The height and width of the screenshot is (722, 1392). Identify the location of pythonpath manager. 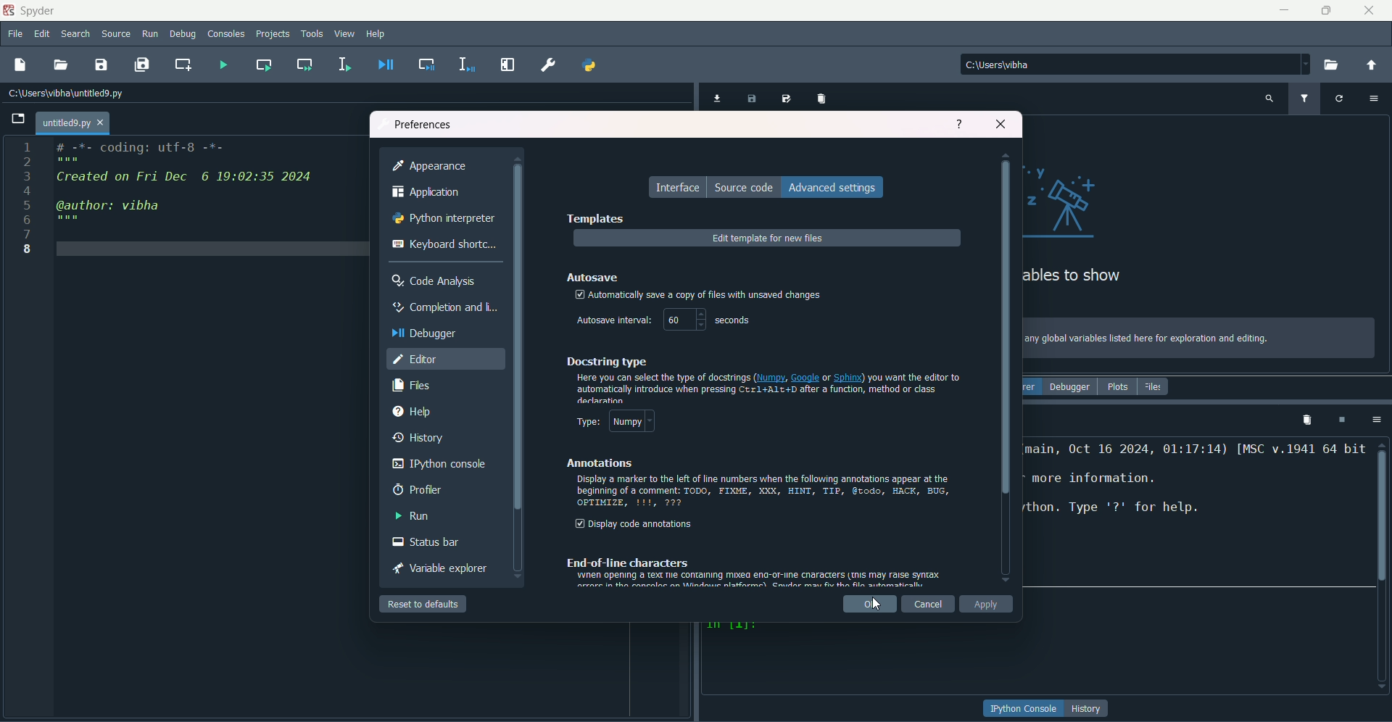
(591, 67).